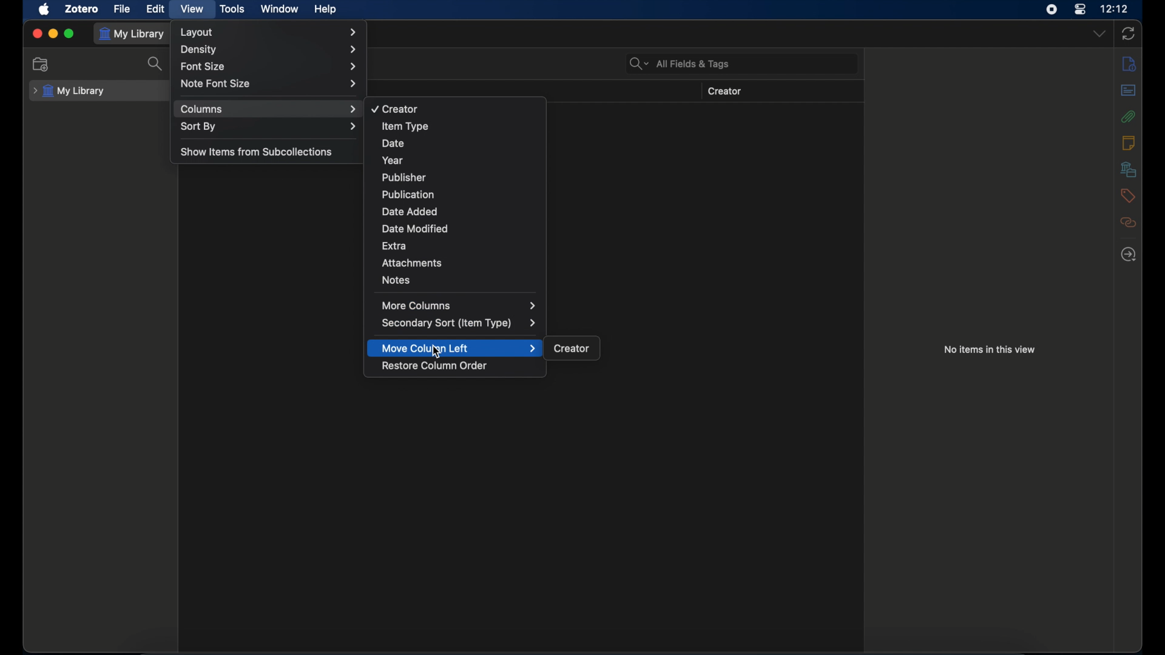  What do you see at coordinates (1081, 10) in the screenshot?
I see `control center` at bounding box center [1081, 10].